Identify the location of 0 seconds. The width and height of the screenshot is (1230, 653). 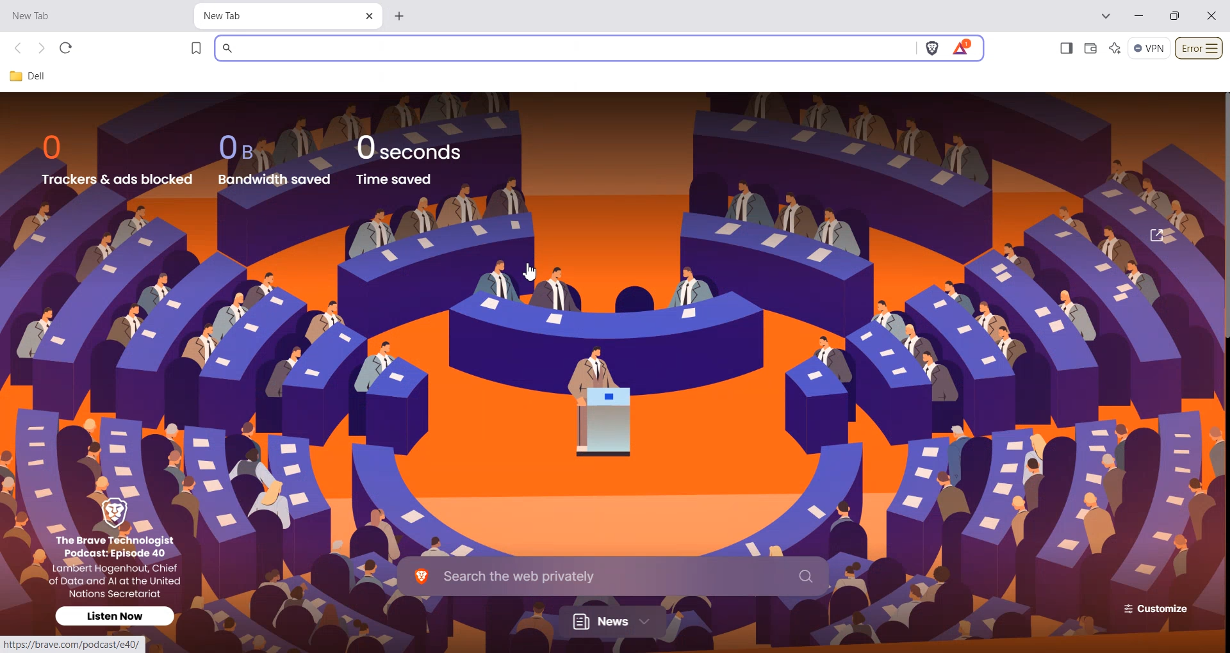
(418, 145).